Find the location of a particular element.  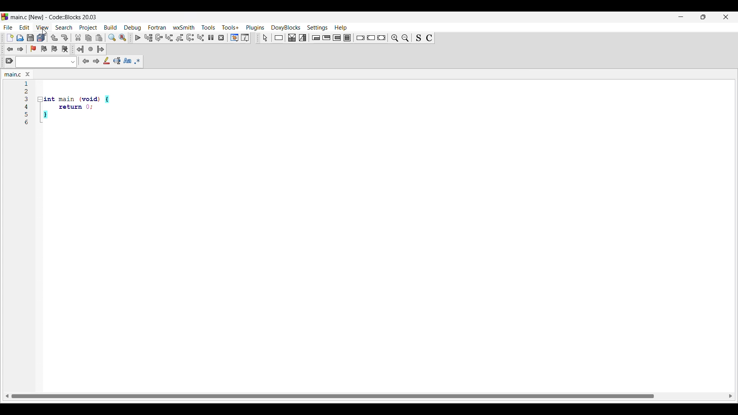

Debugging windows is located at coordinates (234, 38).